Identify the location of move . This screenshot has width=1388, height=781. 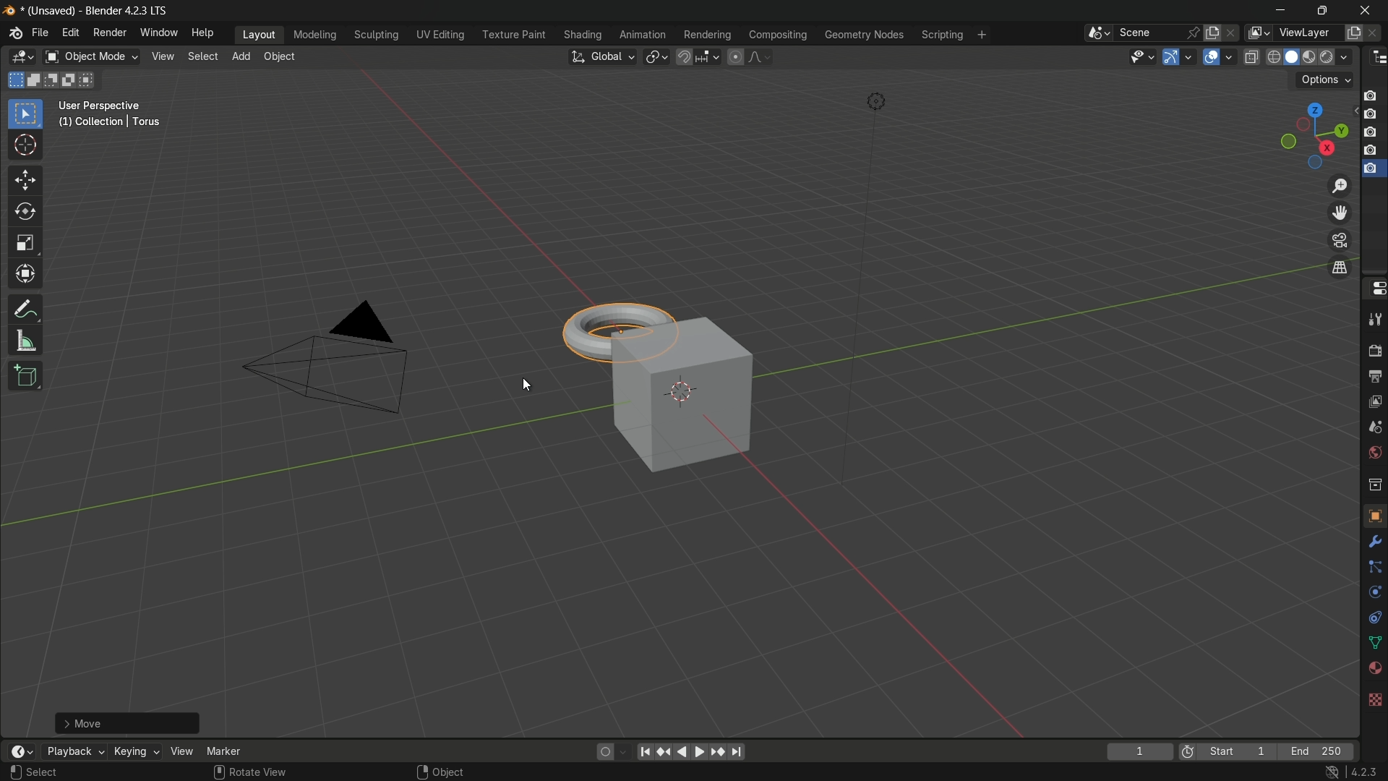
(127, 722).